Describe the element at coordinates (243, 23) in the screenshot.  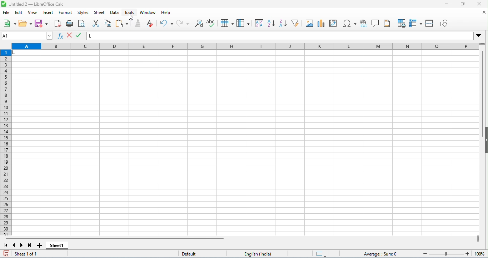
I see `column` at that location.